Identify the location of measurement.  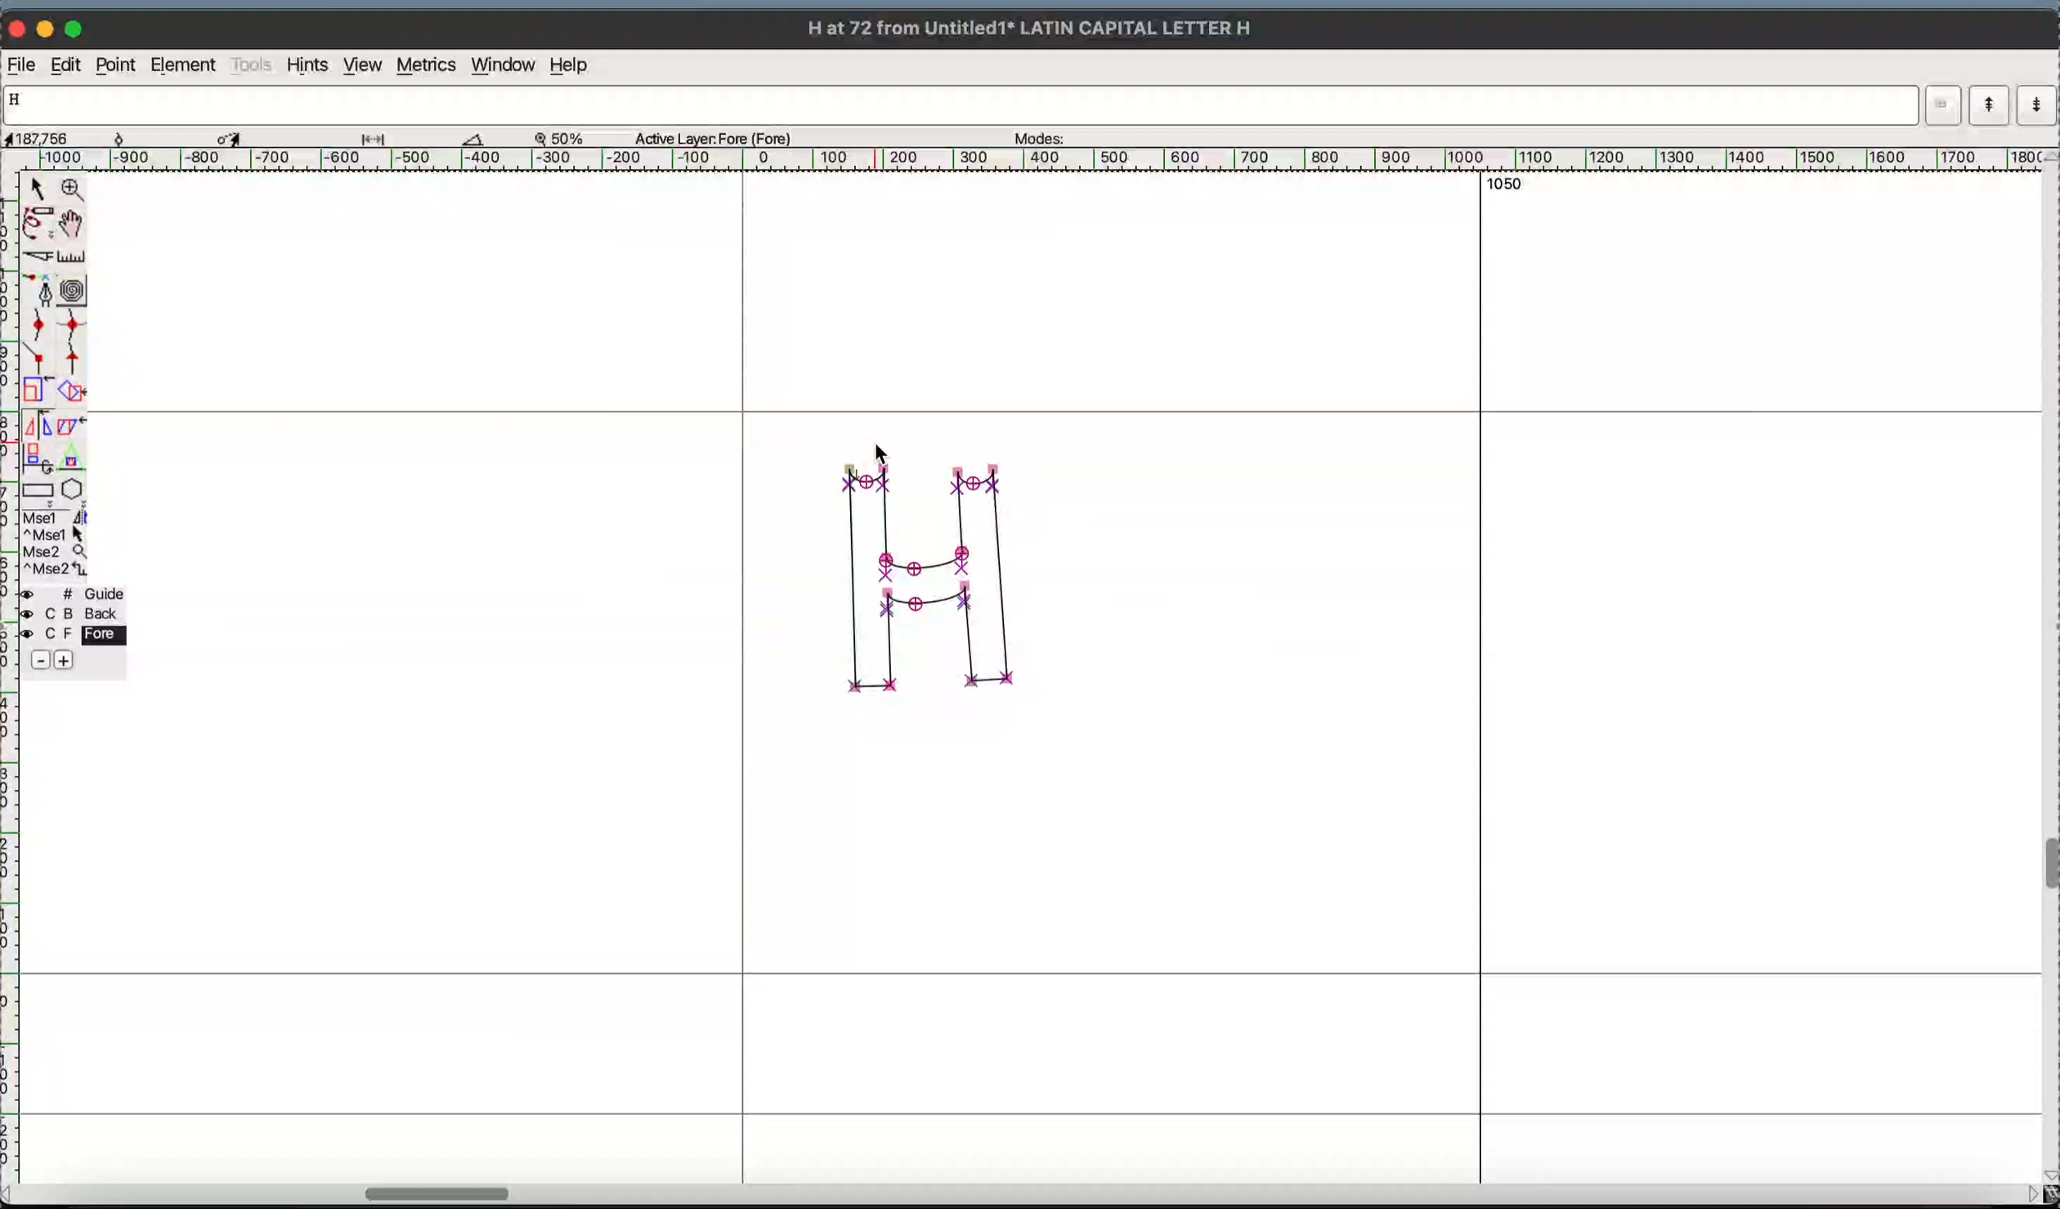
(349, 137).